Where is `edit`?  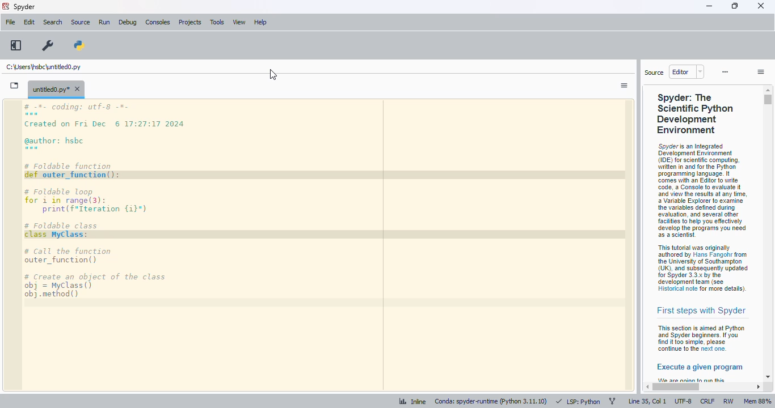
edit is located at coordinates (30, 22).